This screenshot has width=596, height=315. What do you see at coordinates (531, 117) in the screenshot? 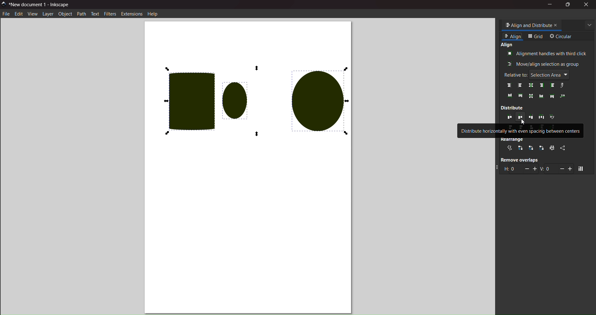
I see `distribute horizontally with even spacing between right edges` at bounding box center [531, 117].